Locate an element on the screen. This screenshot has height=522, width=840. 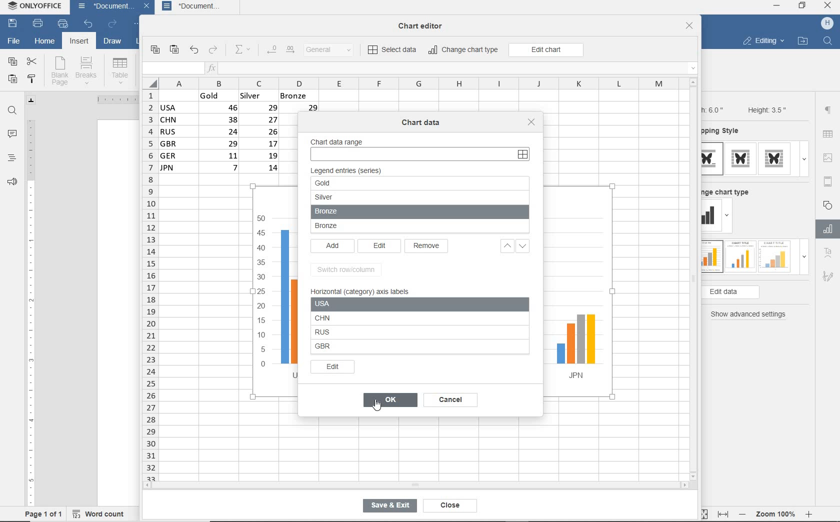
table is located at coordinates (120, 70).